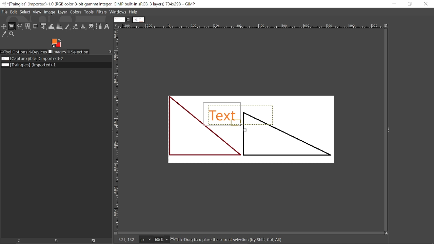 This screenshot has width=434, height=244. I want to click on Open new display for this image, so click(56, 241).